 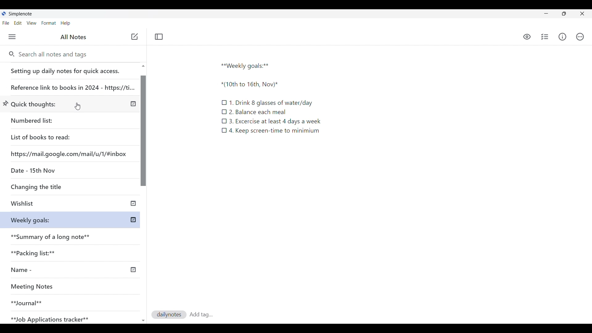 What do you see at coordinates (6, 23) in the screenshot?
I see `File menu` at bounding box center [6, 23].